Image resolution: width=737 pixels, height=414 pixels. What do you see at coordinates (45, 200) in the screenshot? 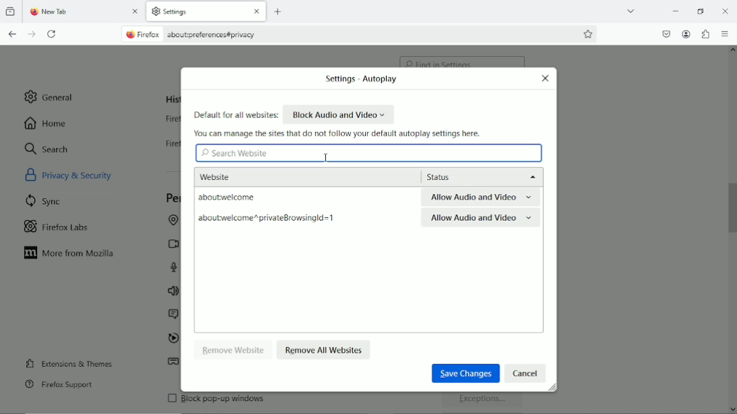
I see `sync` at bounding box center [45, 200].